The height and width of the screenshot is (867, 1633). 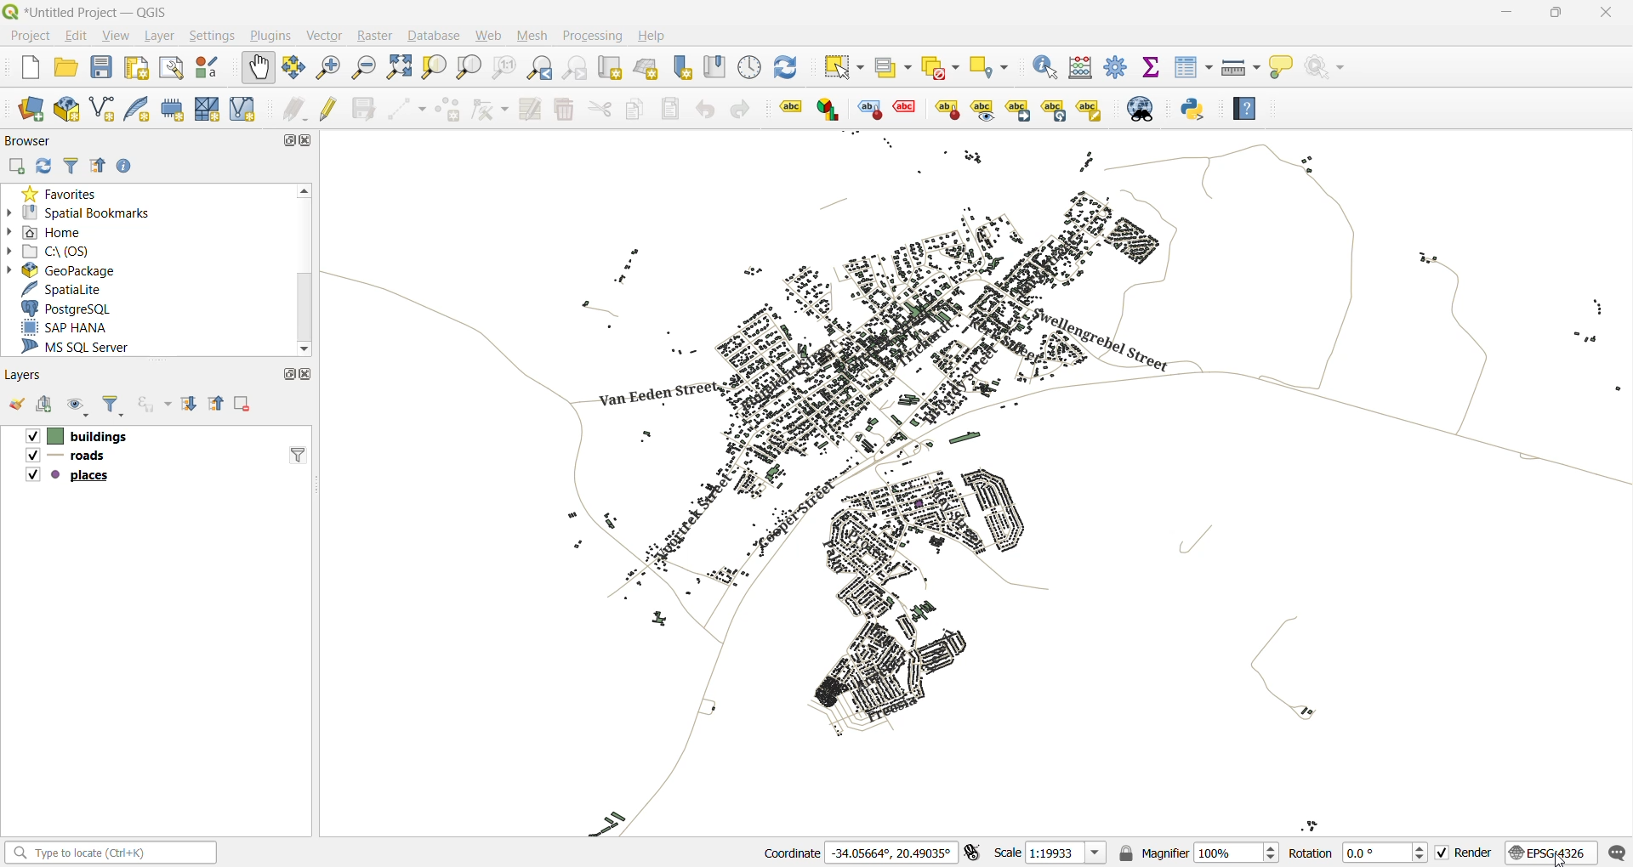 I want to click on show layout, so click(x=167, y=68).